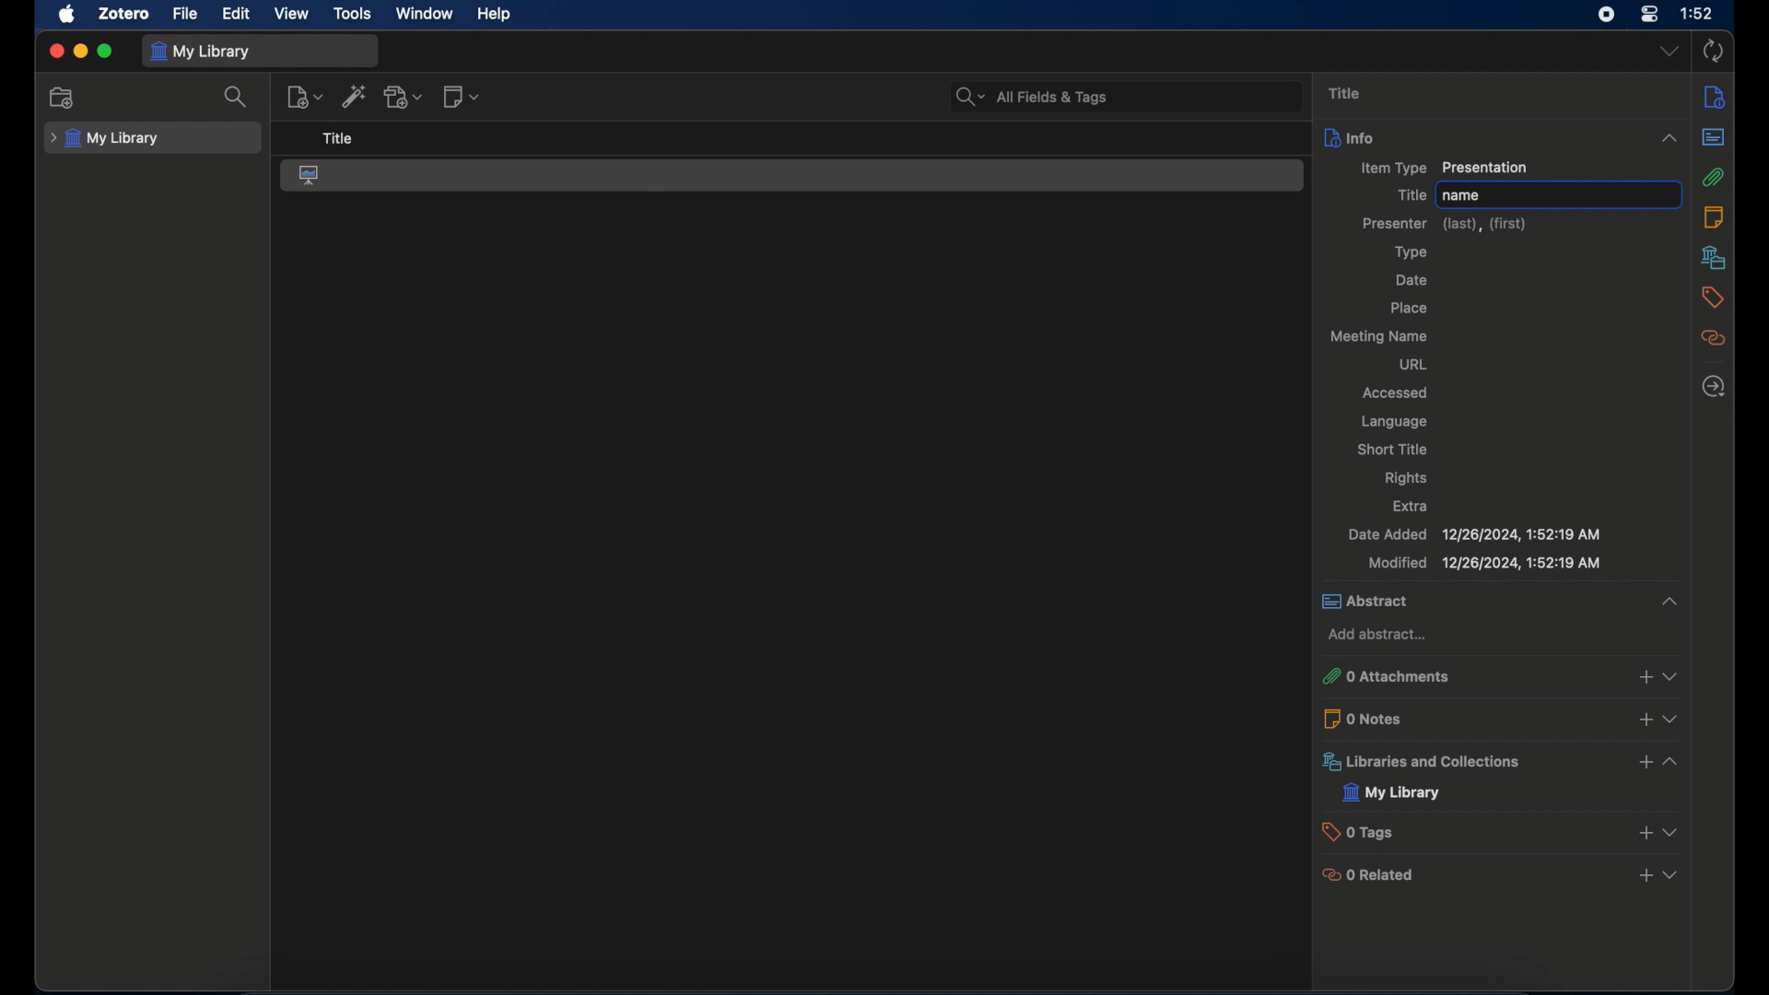 The height and width of the screenshot is (995, 1769). I want to click on libraries, so click(1503, 761).